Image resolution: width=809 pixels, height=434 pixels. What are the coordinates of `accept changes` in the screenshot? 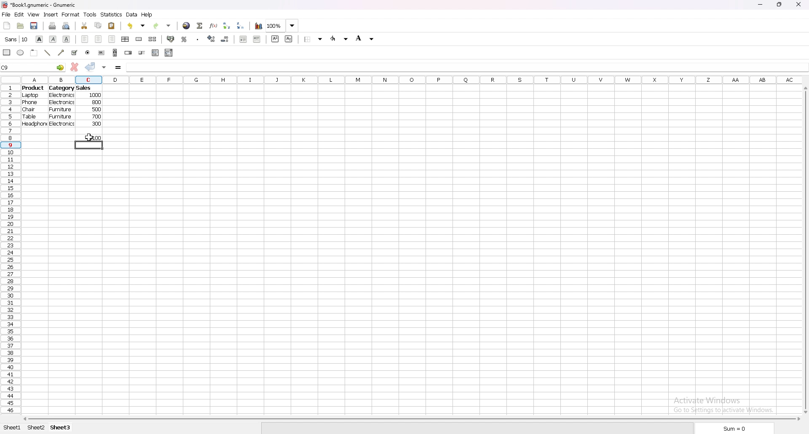 It's located at (91, 67).